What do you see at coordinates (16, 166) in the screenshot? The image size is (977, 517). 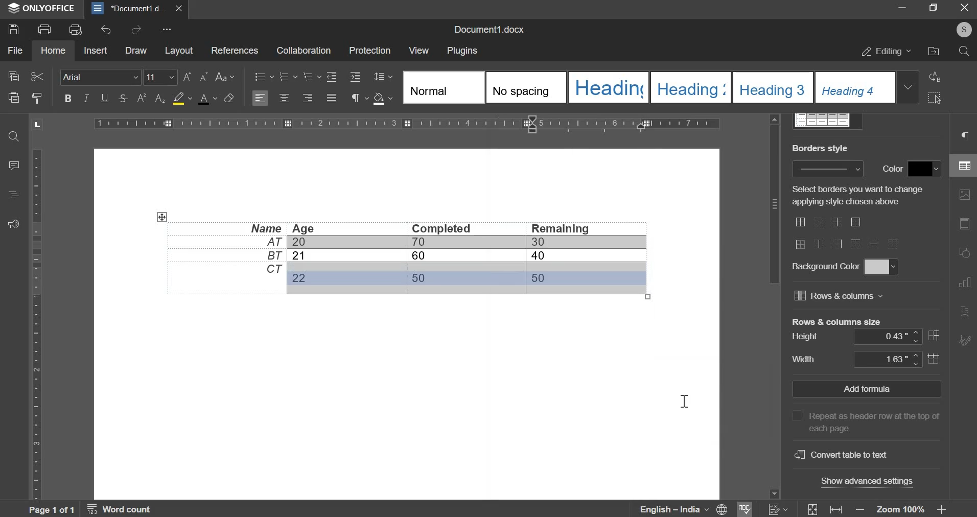 I see `comment` at bounding box center [16, 166].